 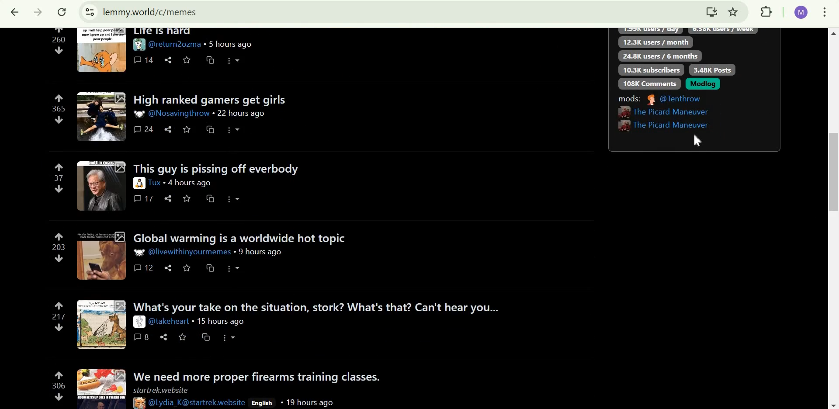 What do you see at coordinates (59, 178) in the screenshot?
I see `37 points` at bounding box center [59, 178].